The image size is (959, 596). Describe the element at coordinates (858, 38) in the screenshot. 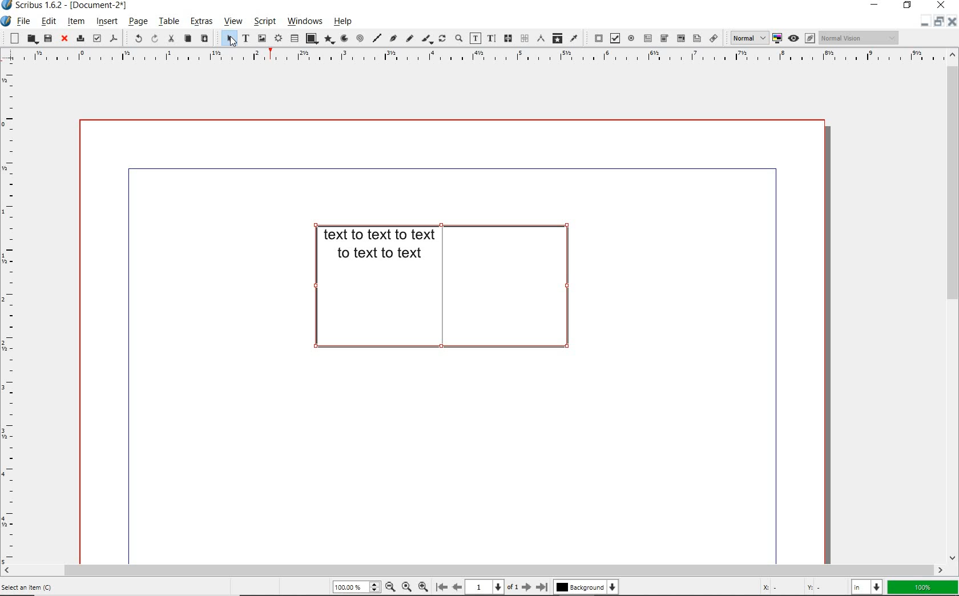

I see `Normal Vision` at that location.